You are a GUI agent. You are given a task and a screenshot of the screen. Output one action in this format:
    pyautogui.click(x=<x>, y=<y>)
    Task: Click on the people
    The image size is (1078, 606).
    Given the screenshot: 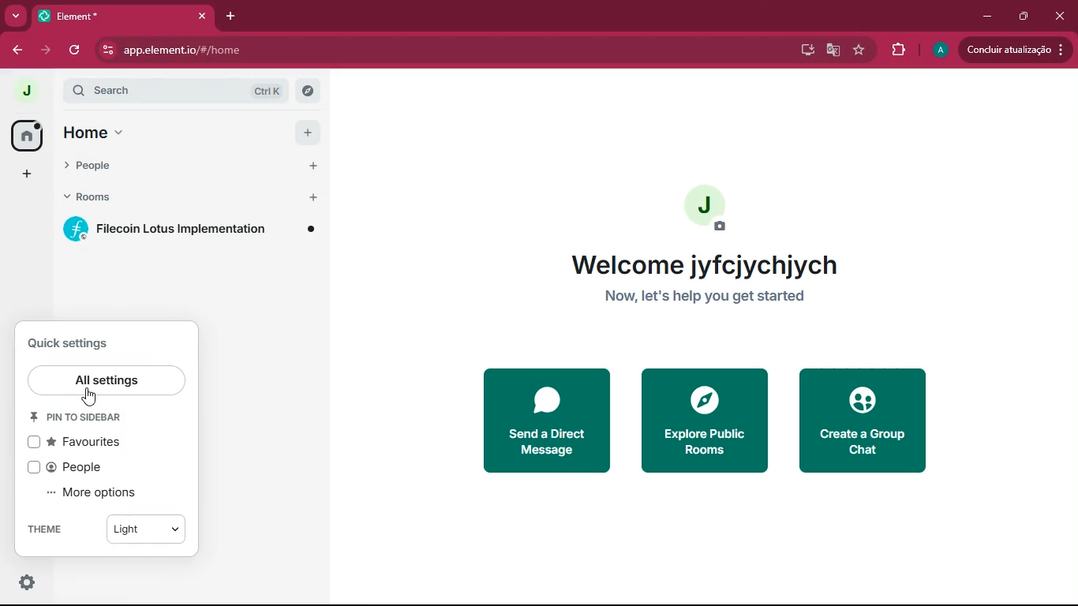 What is the action you would take?
    pyautogui.click(x=93, y=467)
    